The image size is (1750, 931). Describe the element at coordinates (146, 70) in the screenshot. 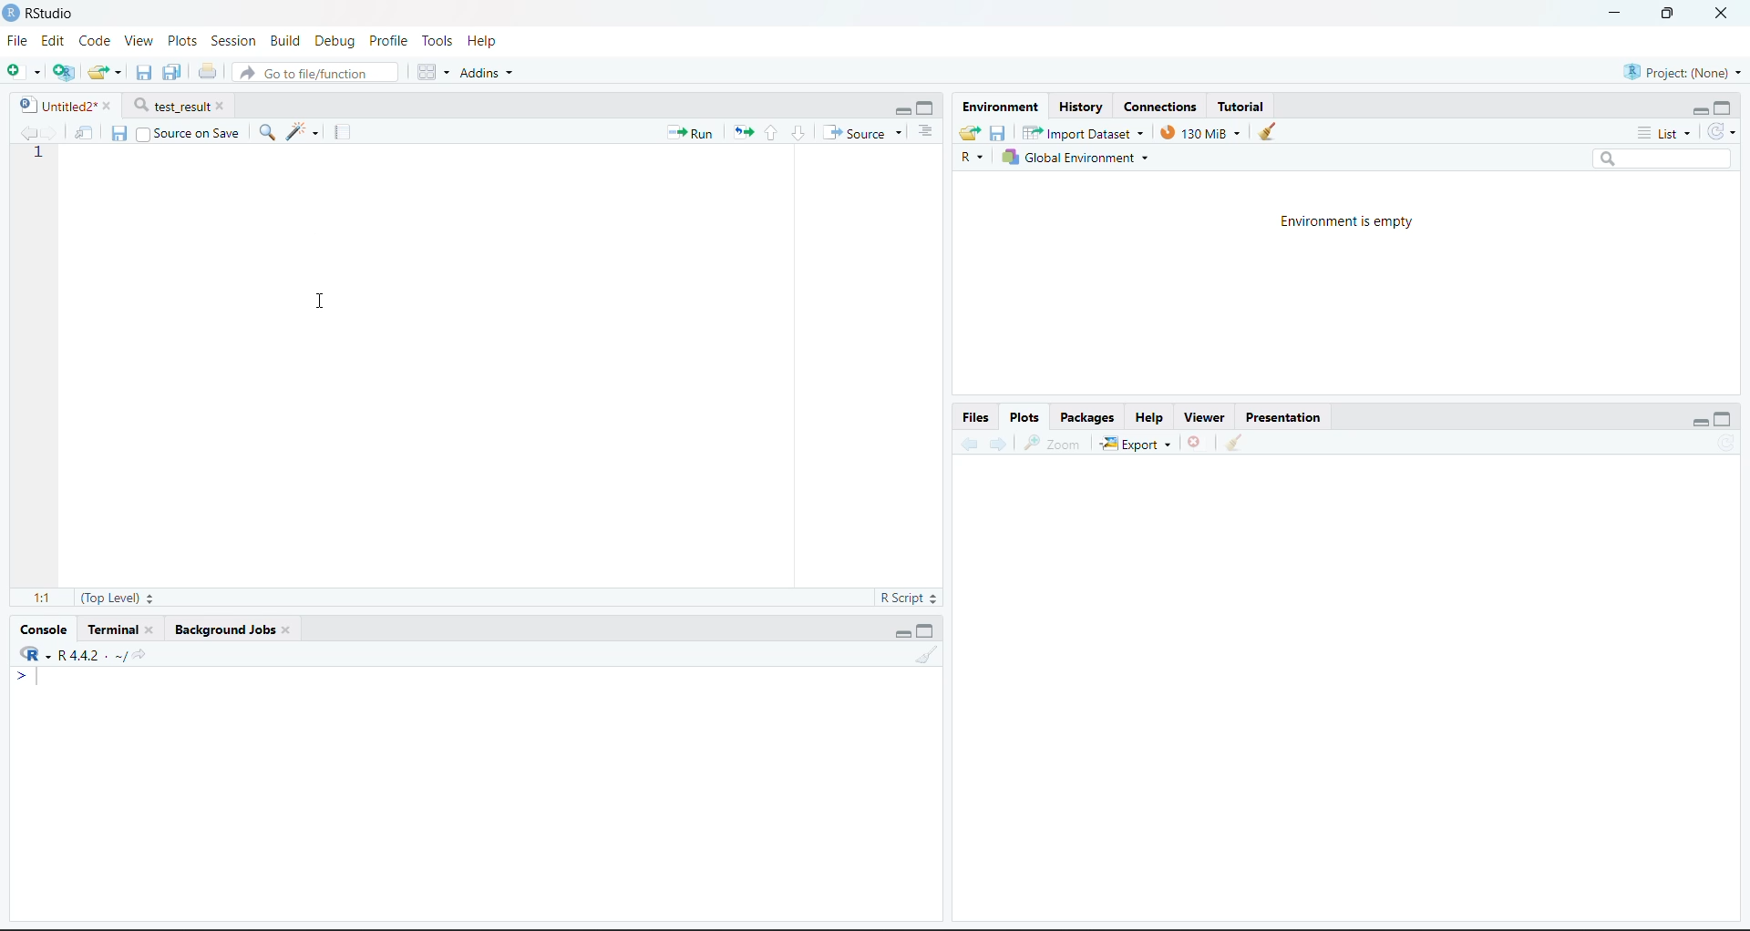

I see `Save current document (Ctrl + S)` at that location.